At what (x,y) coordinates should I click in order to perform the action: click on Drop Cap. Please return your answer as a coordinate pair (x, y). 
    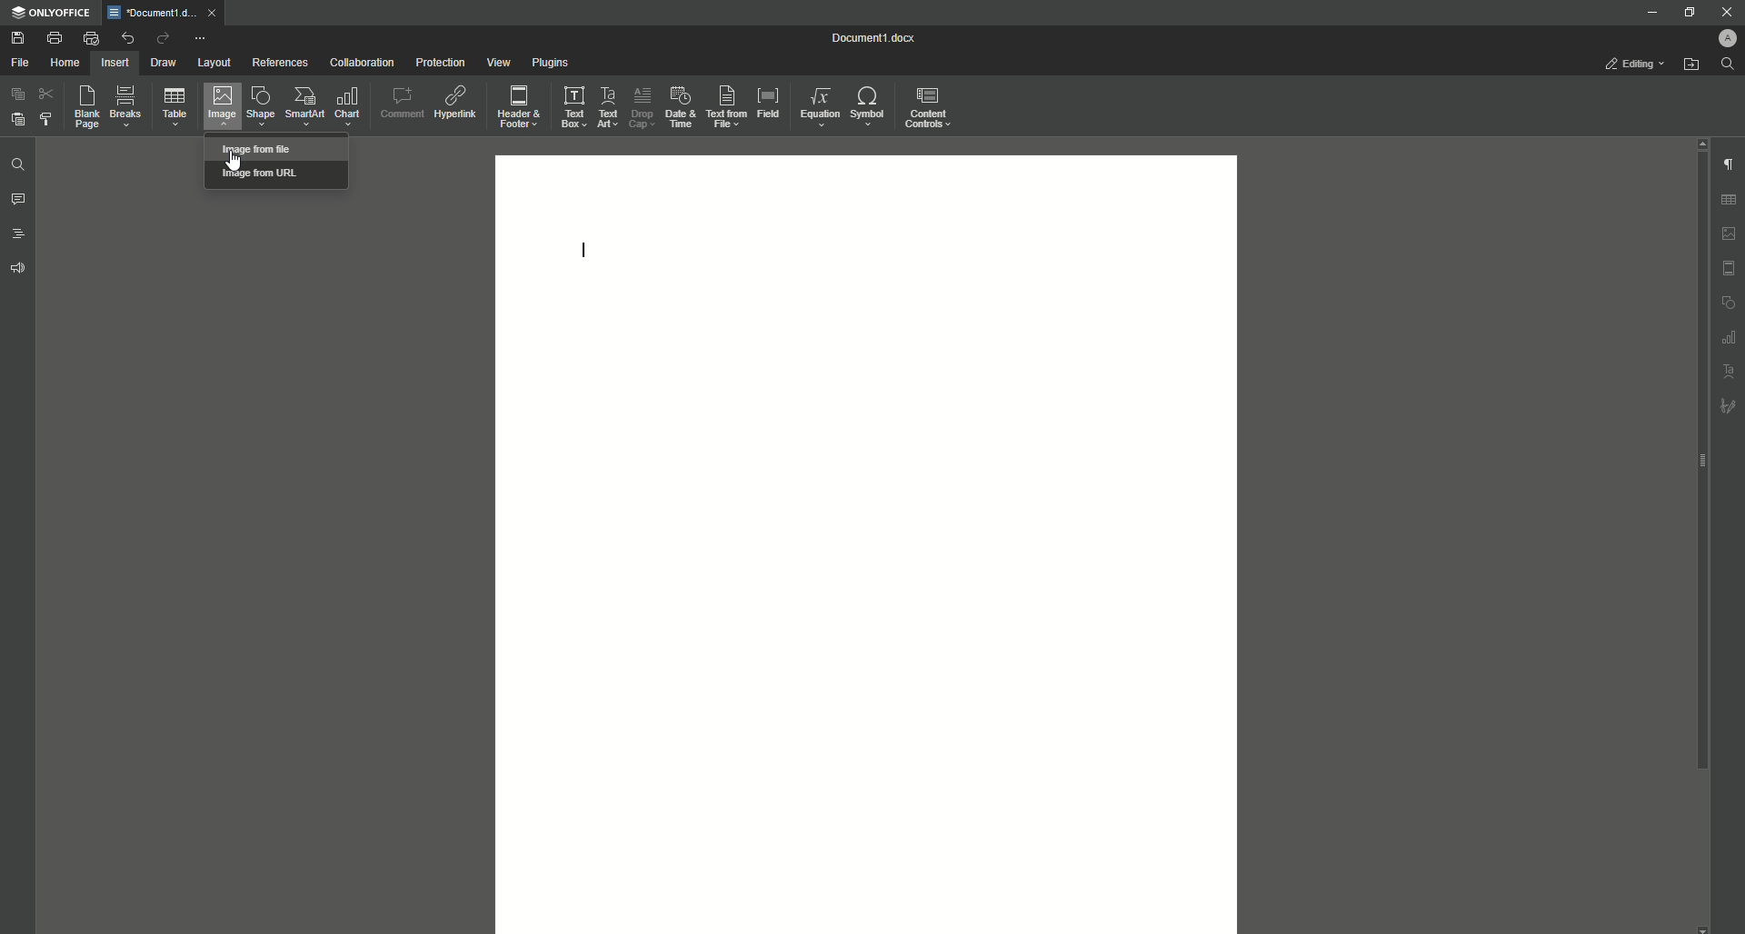
    Looking at the image, I should click on (642, 108).